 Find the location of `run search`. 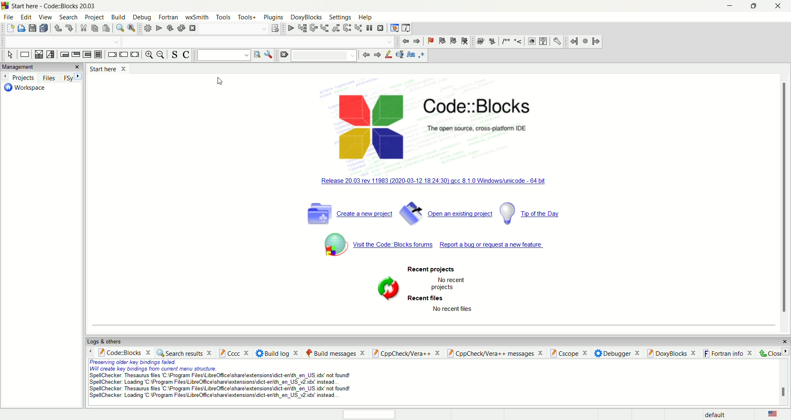

run search is located at coordinates (257, 55).